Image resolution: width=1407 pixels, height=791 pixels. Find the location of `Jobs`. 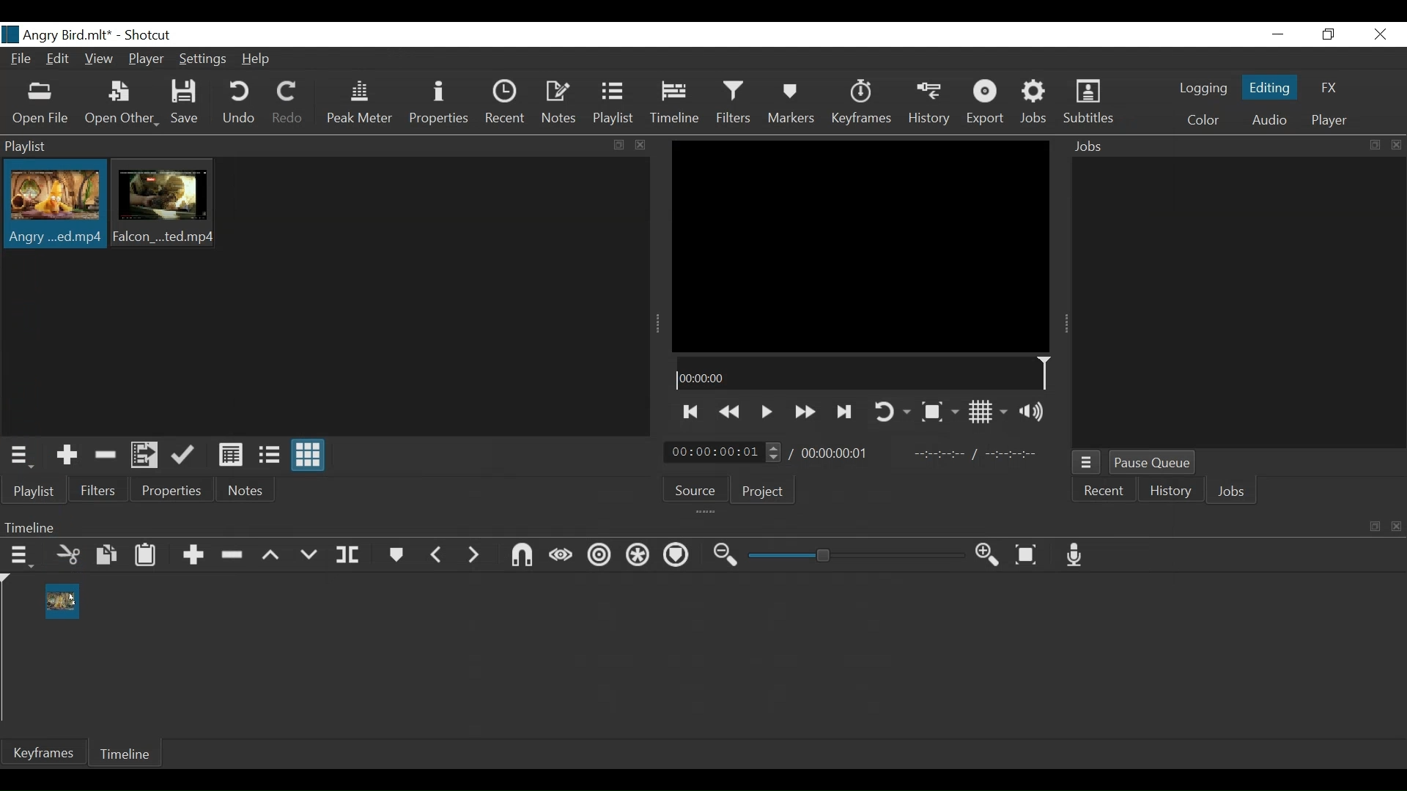

Jobs is located at coordinates (1229, 494).